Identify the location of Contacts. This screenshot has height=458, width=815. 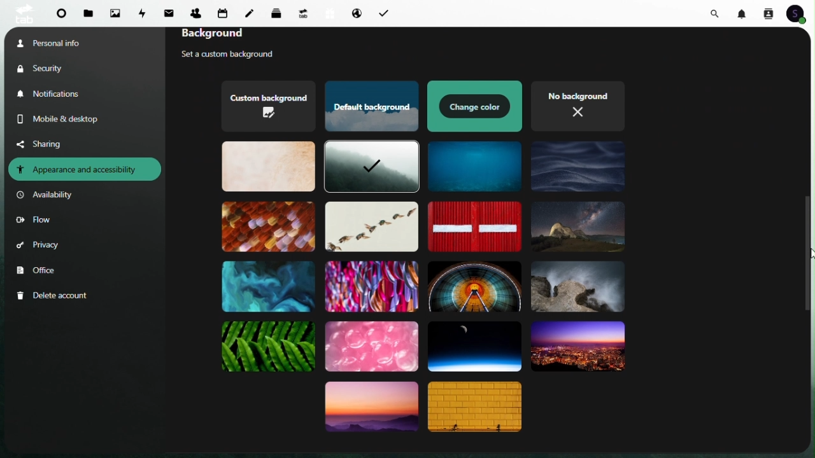
(195, 11).